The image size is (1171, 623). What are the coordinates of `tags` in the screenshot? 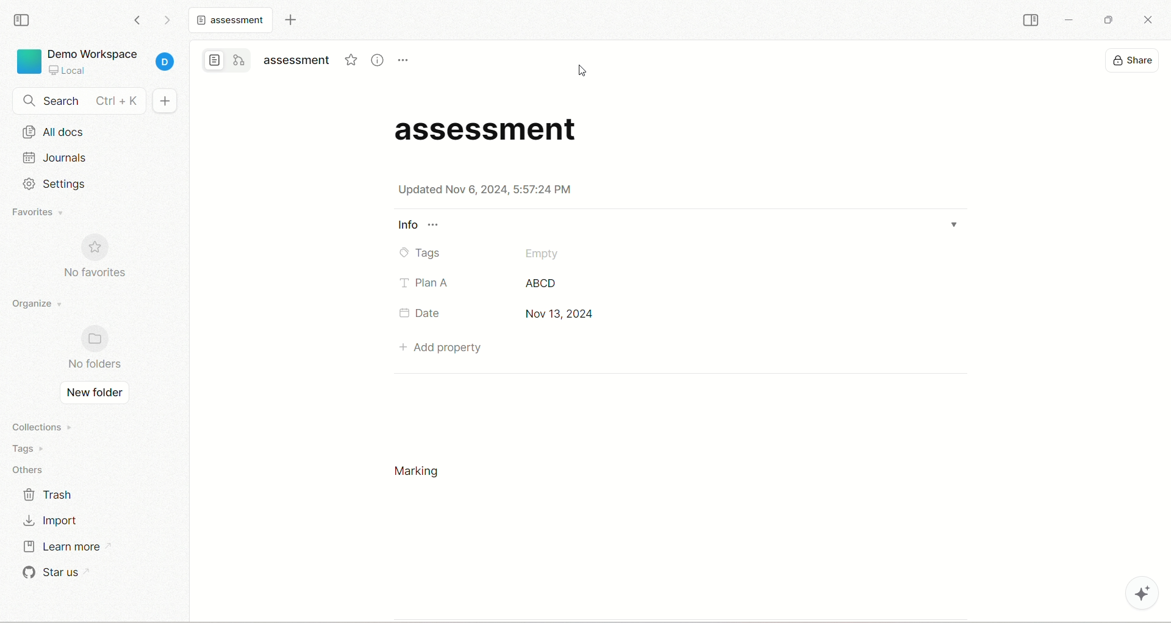 It's located at (420, 254).